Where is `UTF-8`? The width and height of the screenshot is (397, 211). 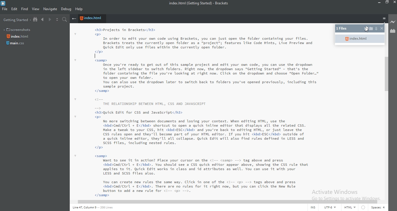
UTF-8 is located at coordinates (330, 208).